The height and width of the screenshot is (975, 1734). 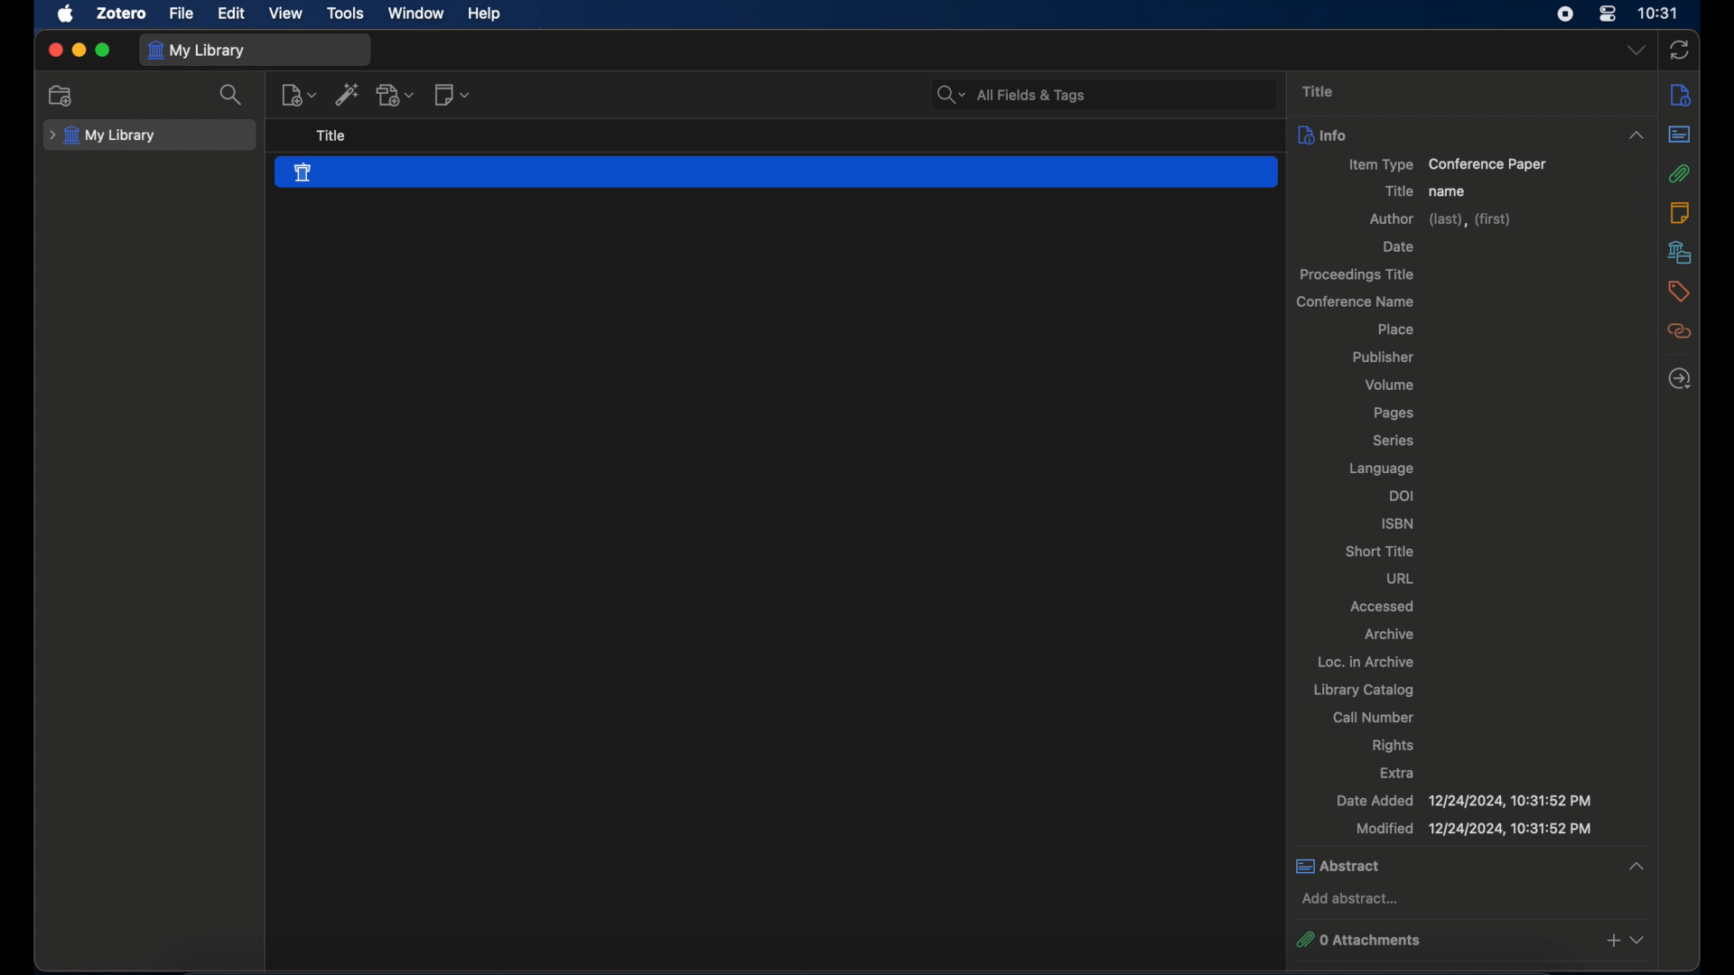 What do you see at coordinates (1394, 329) in the screenshot?
I see `place` at bounding box center [1394, 329].